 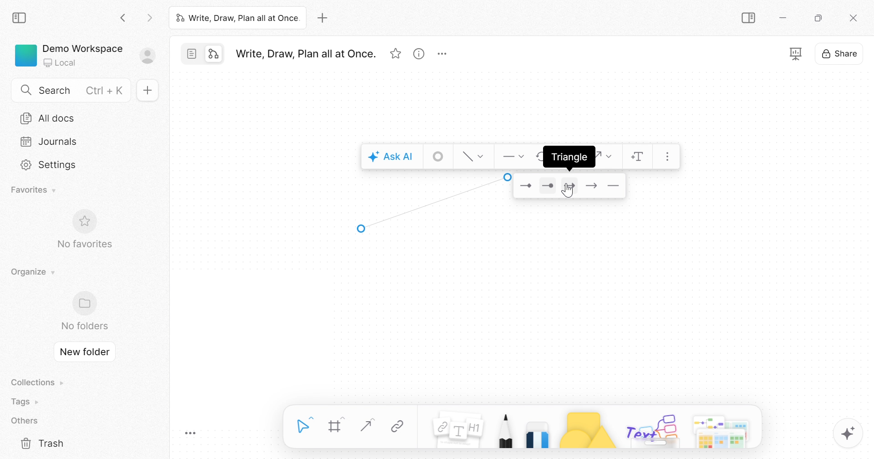 What do you see at coordinates (61, 63) in the screenshot?
I see `Local` at bounding box center [61, 63].